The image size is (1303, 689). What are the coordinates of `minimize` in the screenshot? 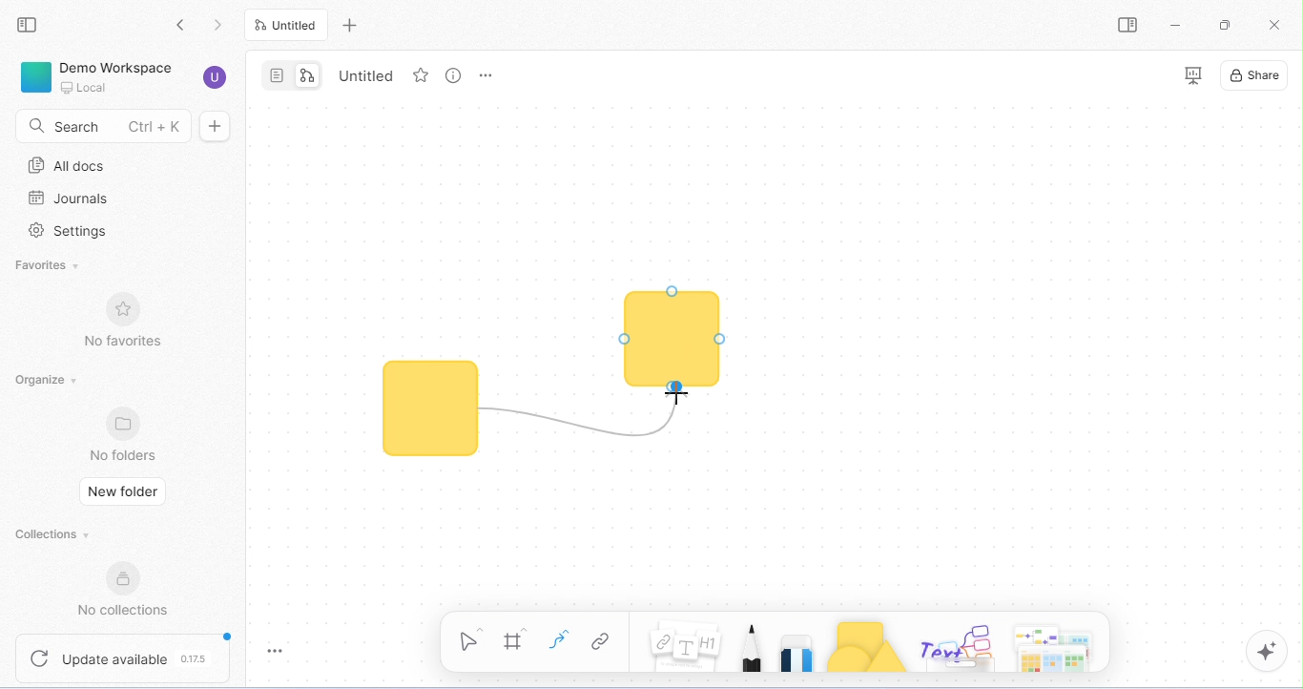 It's located at (1175, 24).